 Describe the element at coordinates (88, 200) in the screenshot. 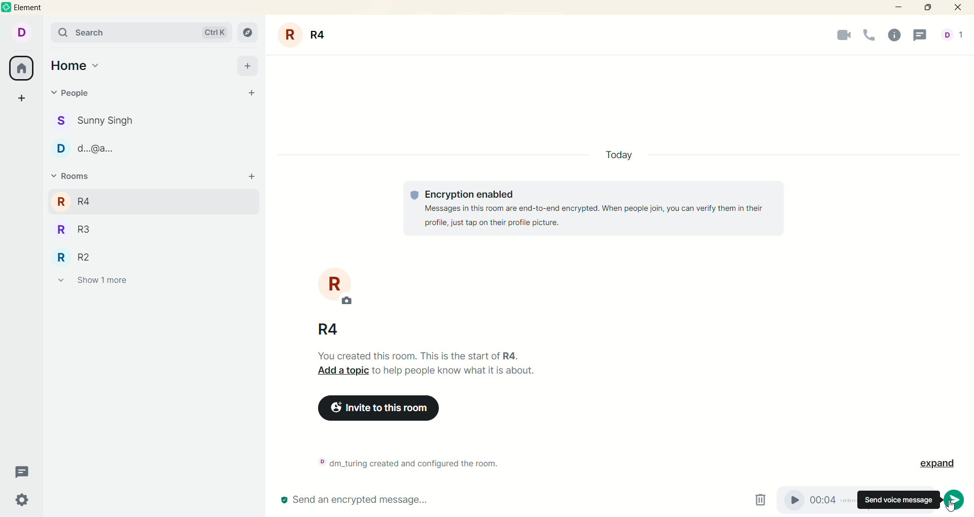

I see `R4` at that location.